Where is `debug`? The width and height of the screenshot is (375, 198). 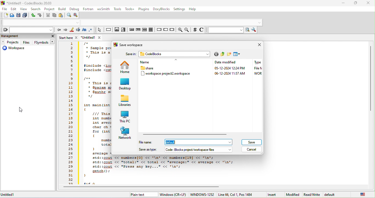
debug is located at coordinates (74, 9).